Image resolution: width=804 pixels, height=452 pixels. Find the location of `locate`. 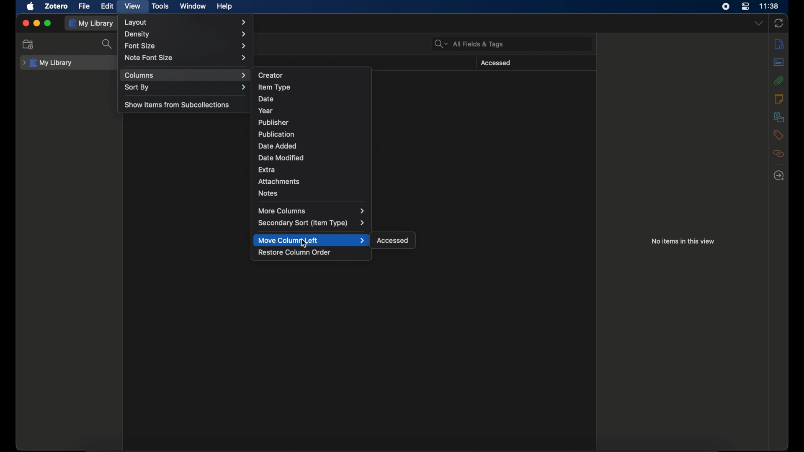

locate is located at coordinates (779, 175).